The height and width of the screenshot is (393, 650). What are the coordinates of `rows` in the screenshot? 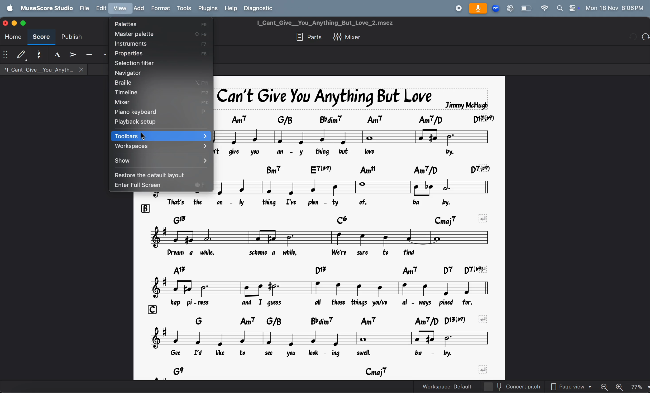 It's located at (151, 309).